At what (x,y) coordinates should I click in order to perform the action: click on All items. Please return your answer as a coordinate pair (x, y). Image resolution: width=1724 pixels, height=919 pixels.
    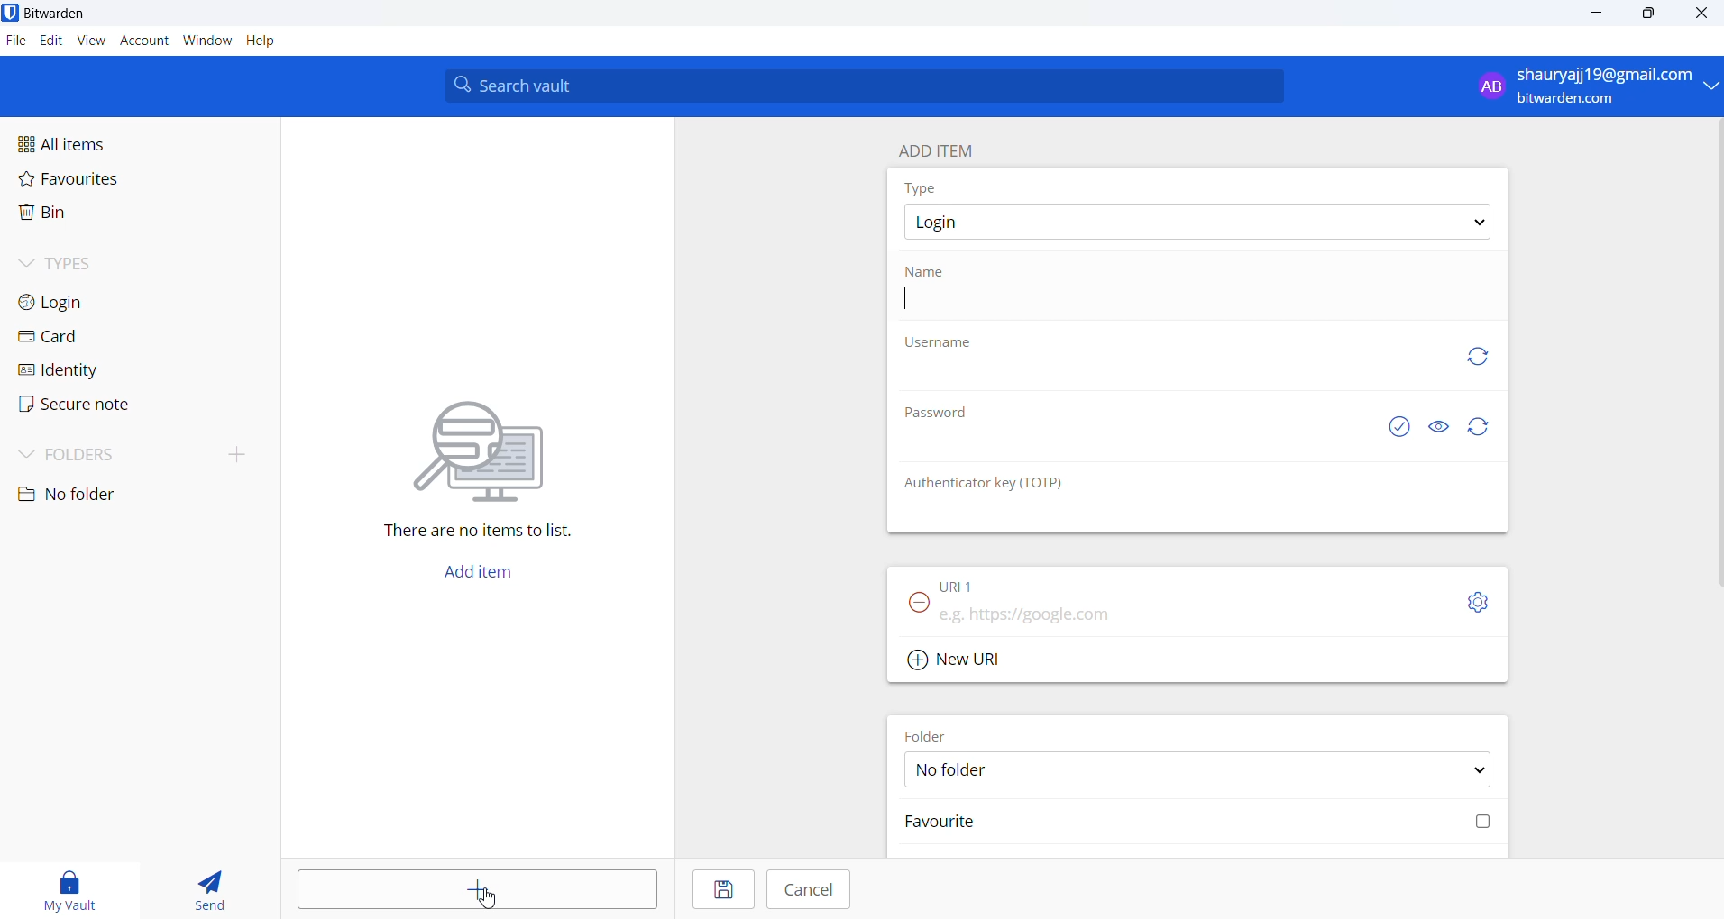
    Looking at the image, I should click on (103, 142).